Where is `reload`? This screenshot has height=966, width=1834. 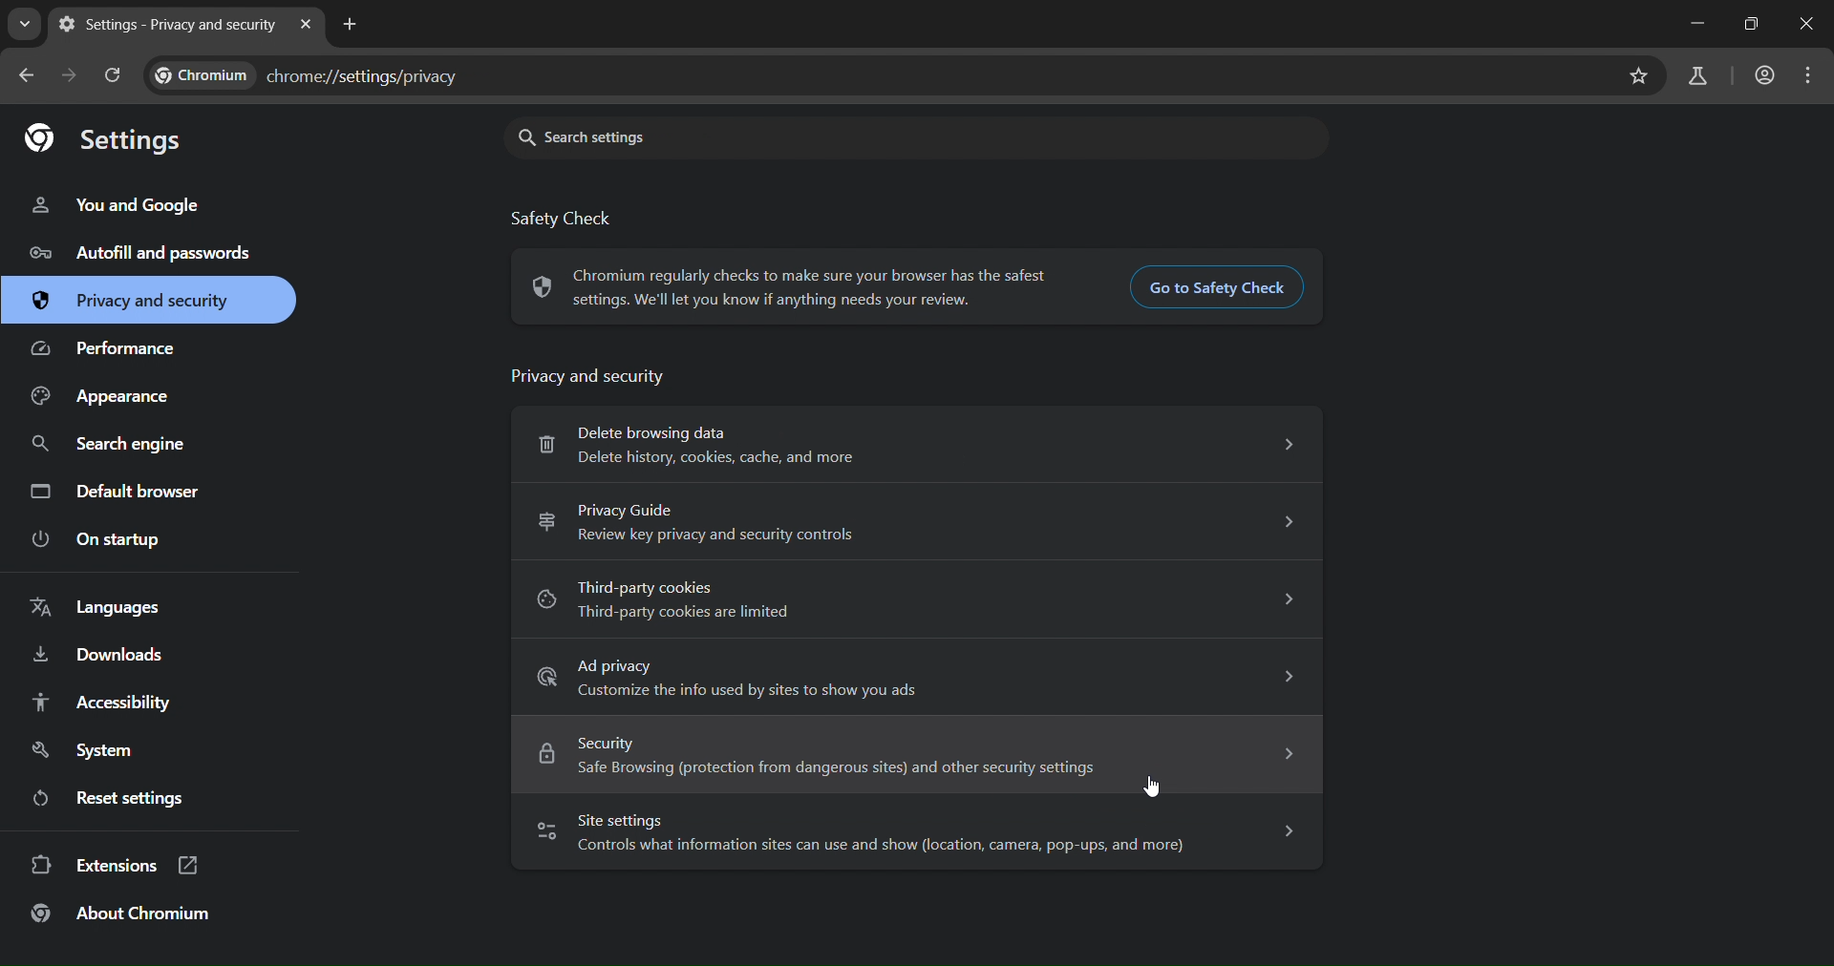 reload is located at coordinates (114, 73).